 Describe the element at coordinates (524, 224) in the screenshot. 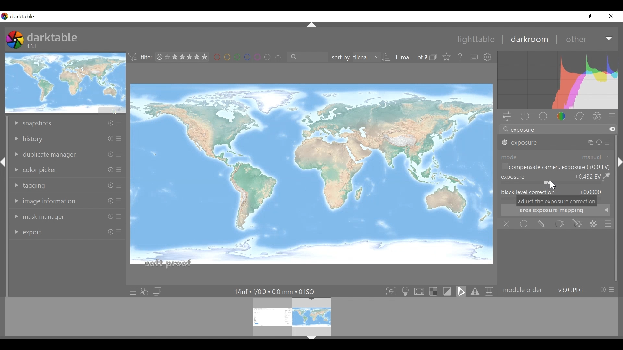

I see `uniformly` at that location.